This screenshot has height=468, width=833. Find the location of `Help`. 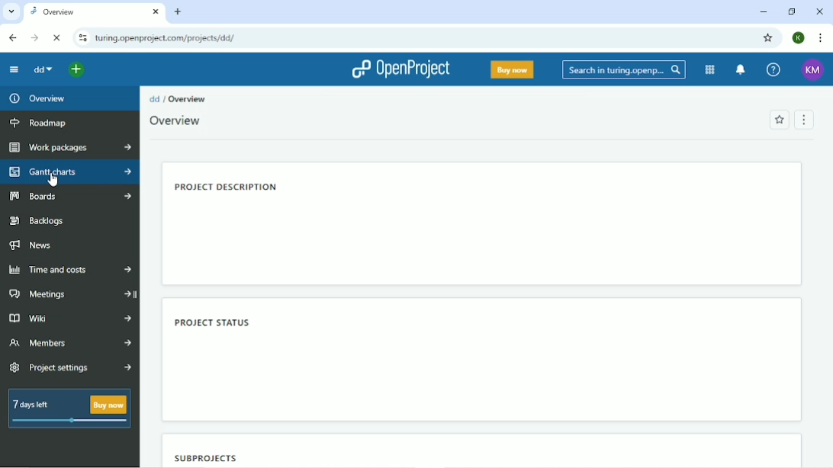

Help is located at coordinates (774, 69).